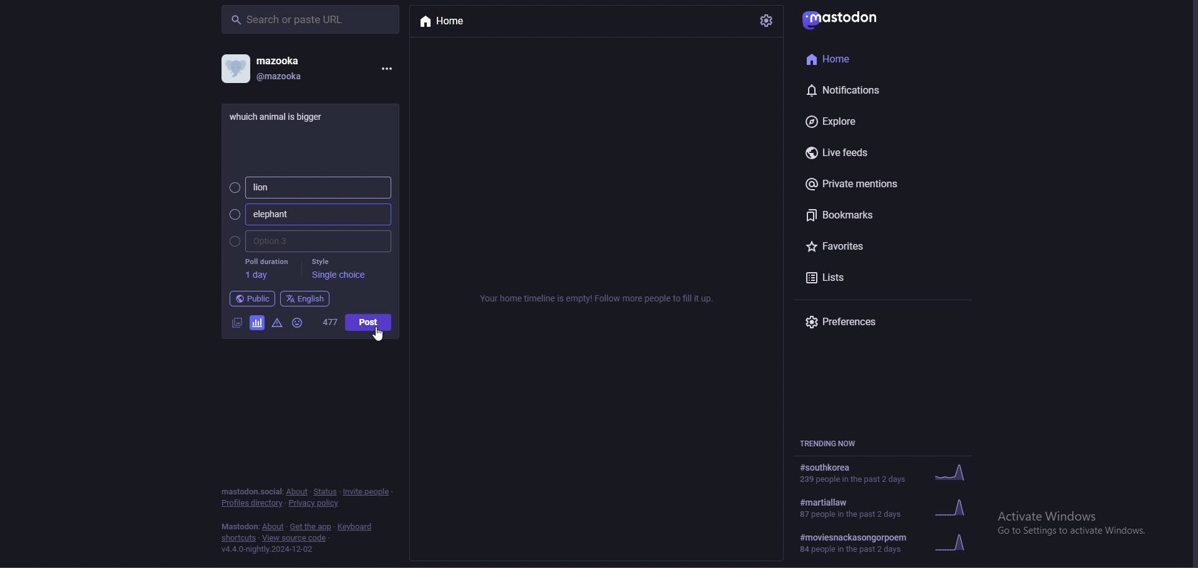  What do you see at coordinates (305, 298) in the screenshot?
I see `language` at bounding box center [305, 298].